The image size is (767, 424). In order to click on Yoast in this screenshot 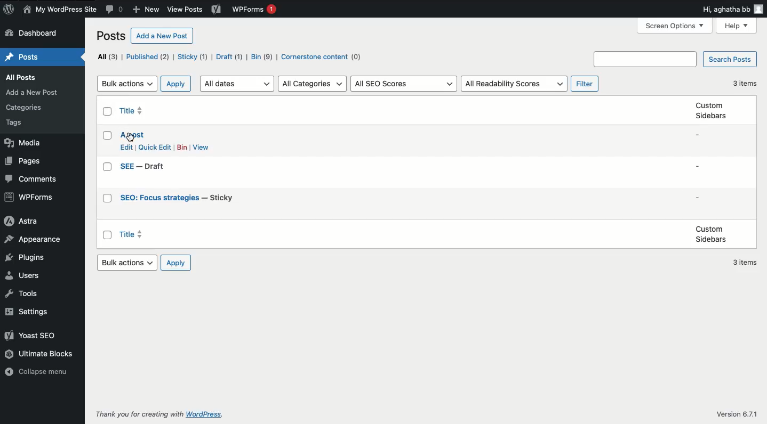, I will do `click(219, 10)`.